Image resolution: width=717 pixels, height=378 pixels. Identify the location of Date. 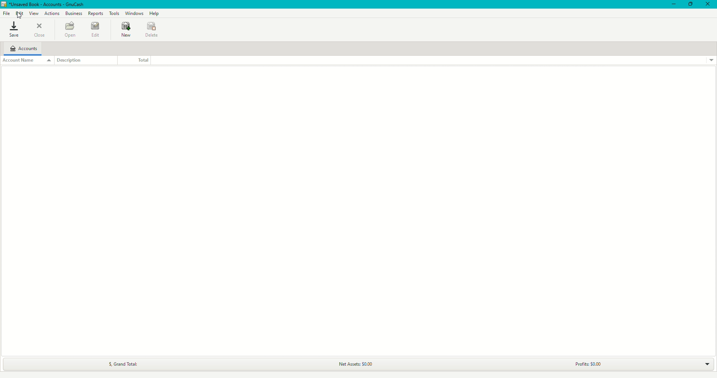
(153, 30).